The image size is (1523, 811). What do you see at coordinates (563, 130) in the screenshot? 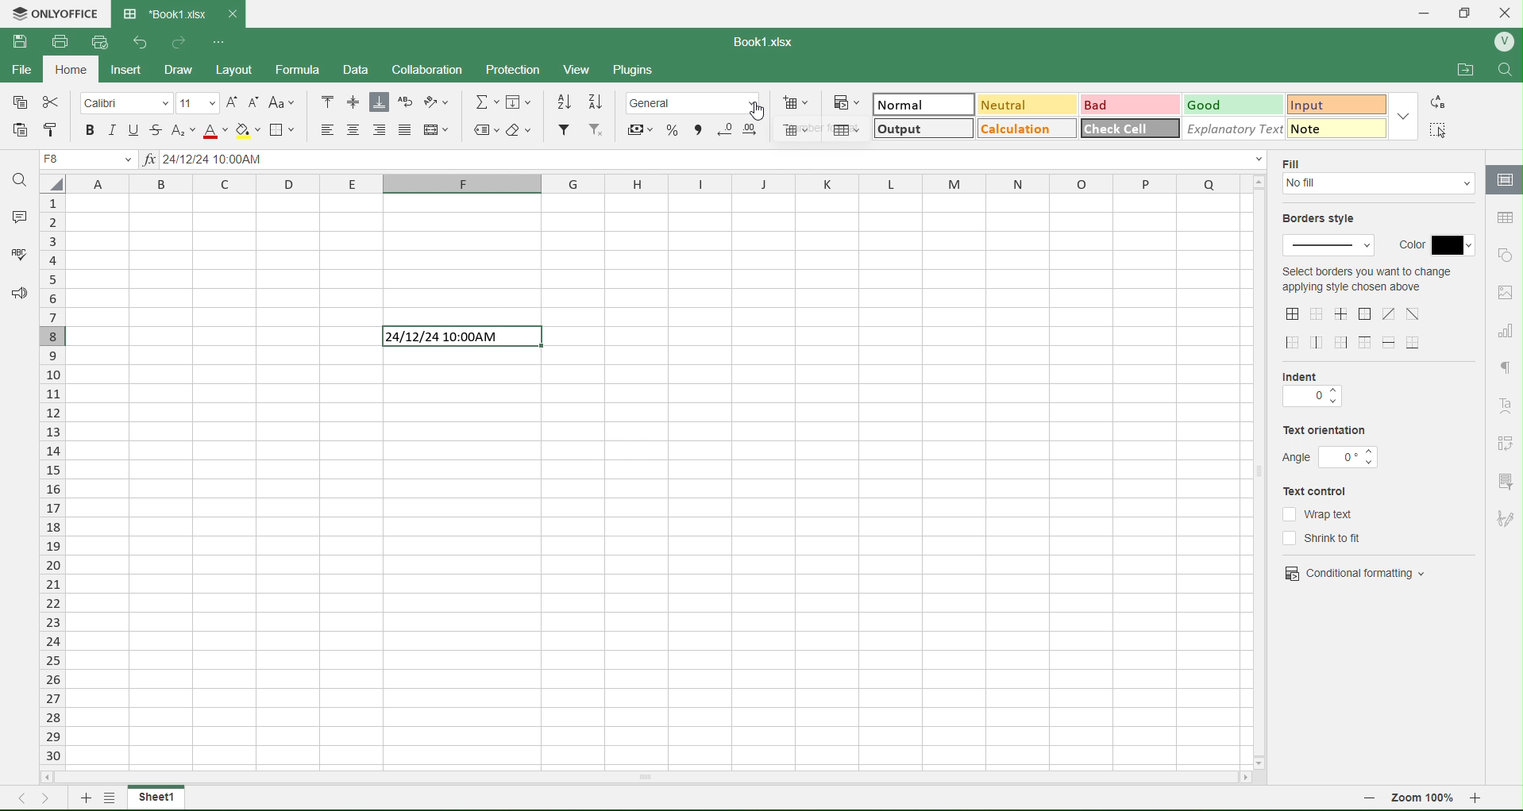
I see `Filter` at bounding box center [563, 130].